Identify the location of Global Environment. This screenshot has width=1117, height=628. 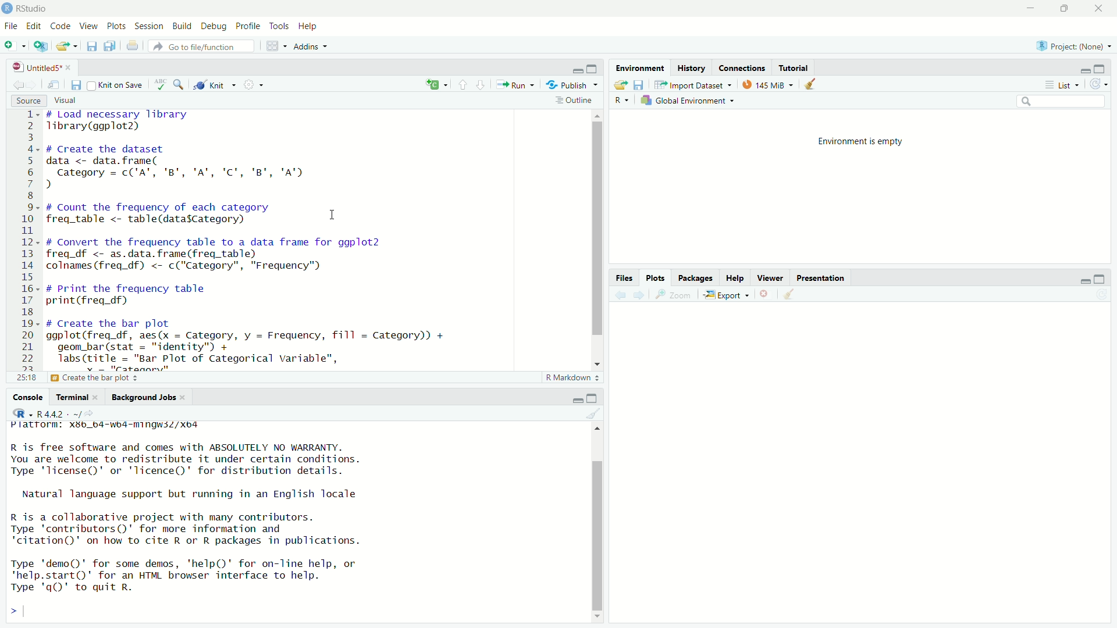
(685, 101).